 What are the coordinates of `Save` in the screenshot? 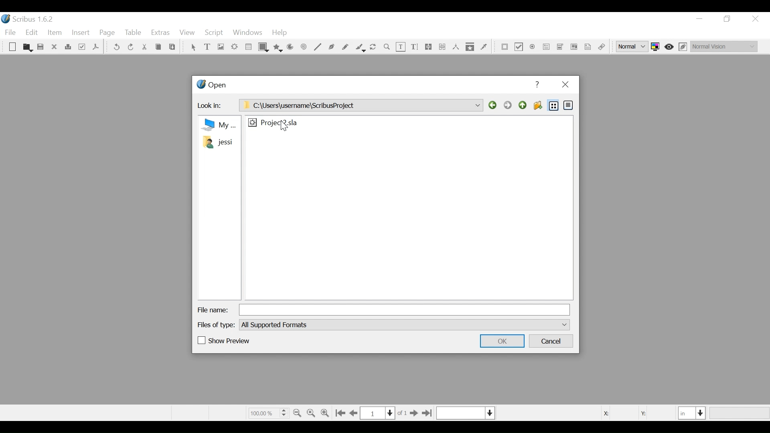 It's located at (41, 48).